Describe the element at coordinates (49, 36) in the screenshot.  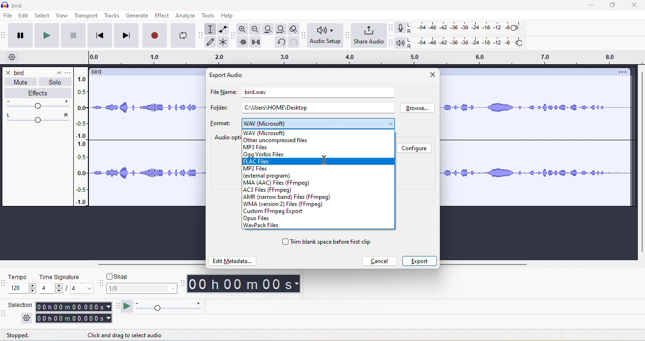
I see `play` at that location.